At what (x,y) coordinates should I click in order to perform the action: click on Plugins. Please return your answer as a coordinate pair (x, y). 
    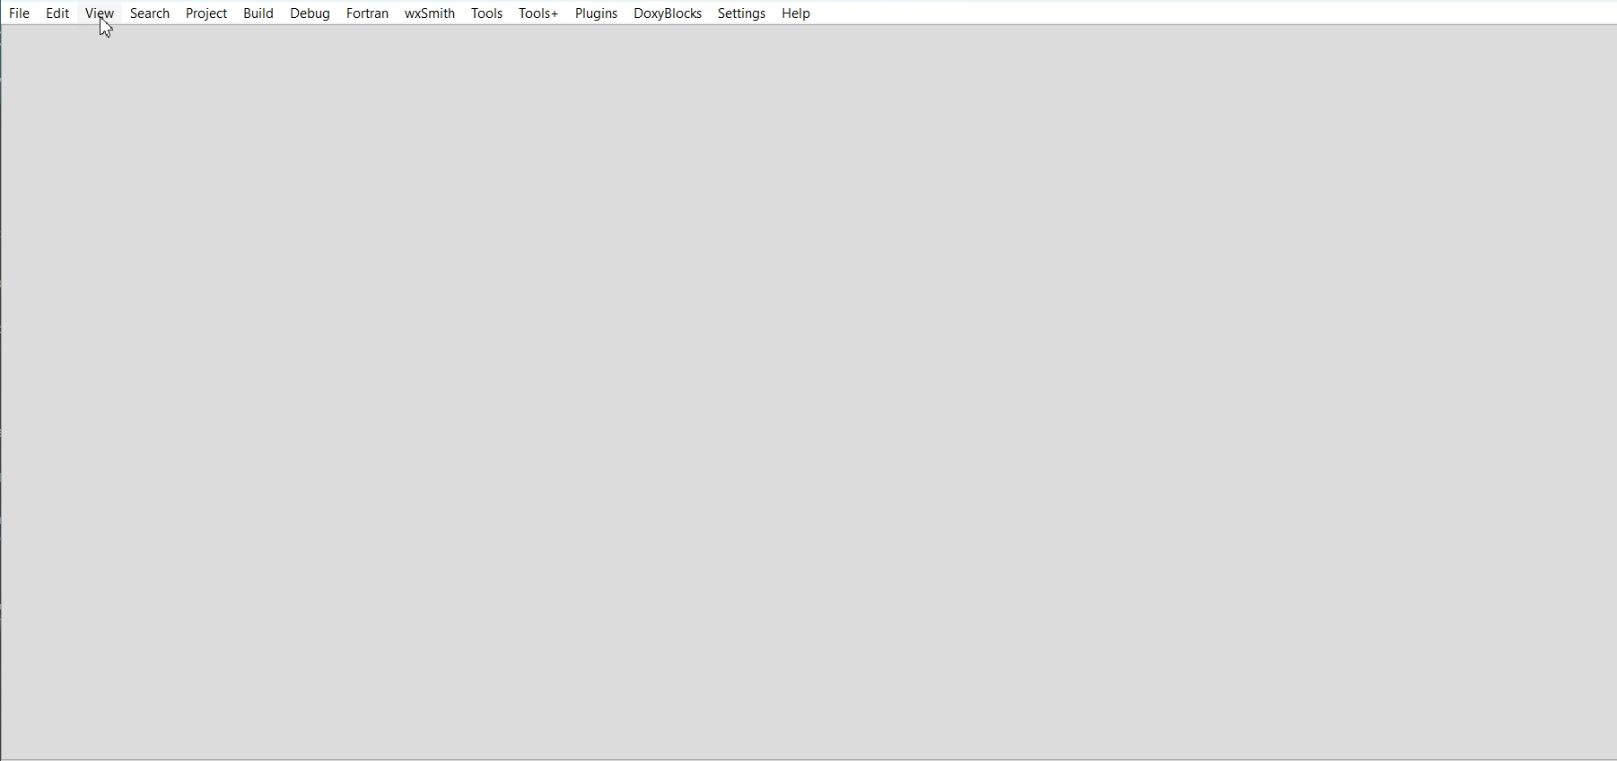
    Looking at the image, I should click on (596, 13).